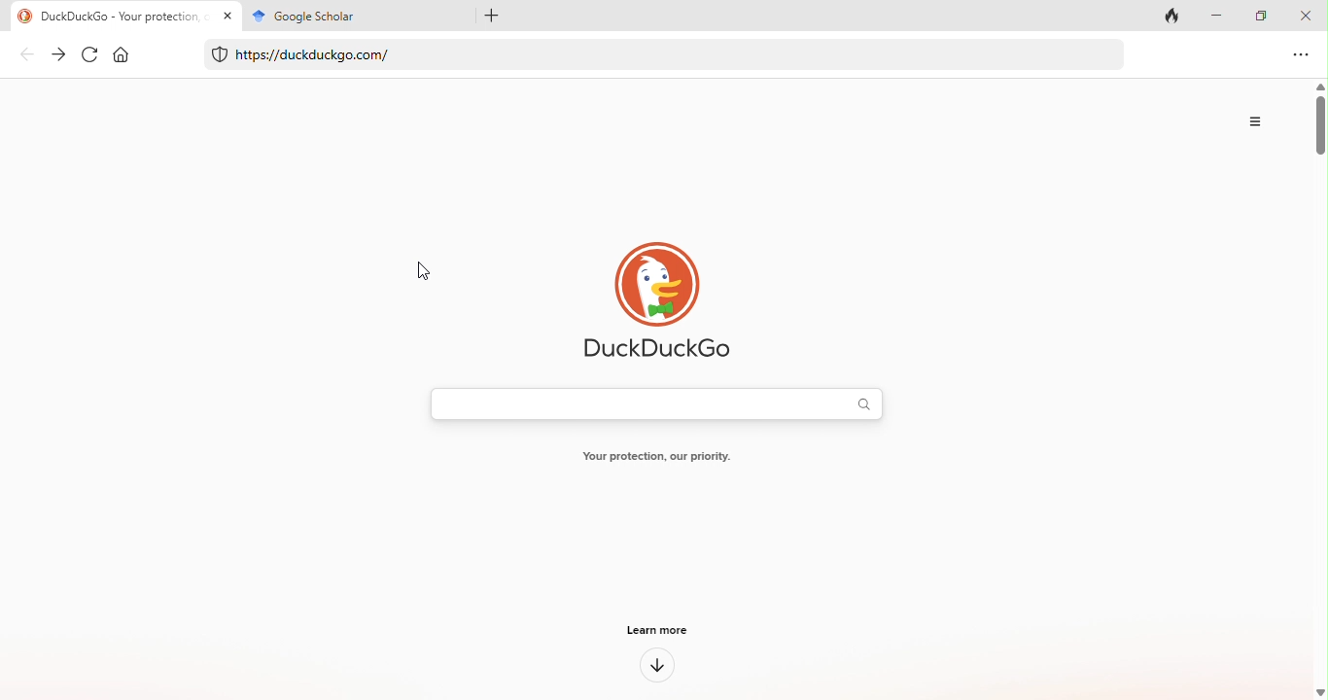  I want to click on move up, so click(1319, 86).